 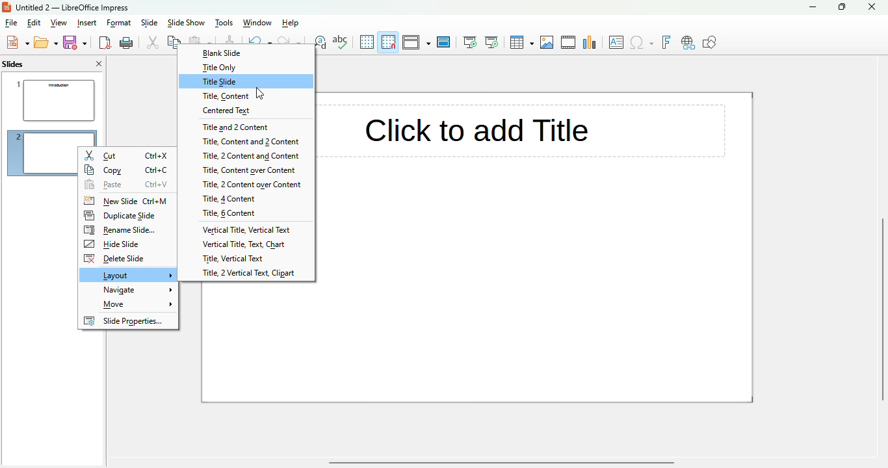 I want to click on title, 2 content over content, so click(x=246, y=184).